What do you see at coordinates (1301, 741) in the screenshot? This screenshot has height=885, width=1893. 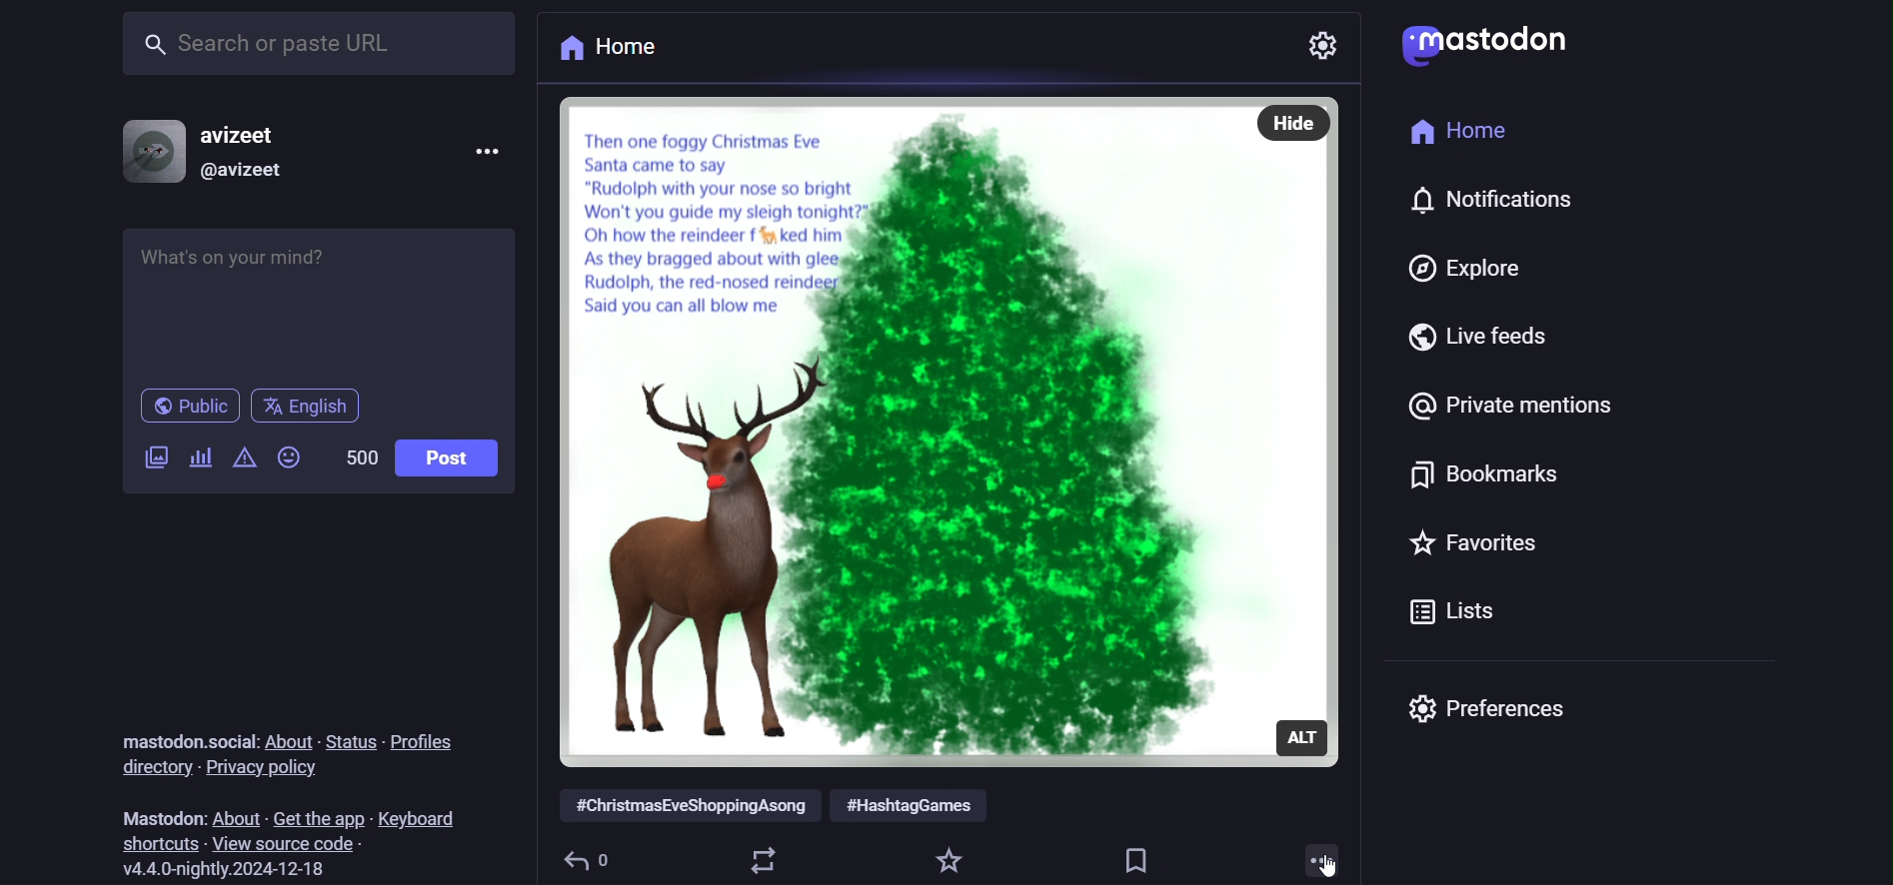 I see `alt` at bounding box center [1301, 741].